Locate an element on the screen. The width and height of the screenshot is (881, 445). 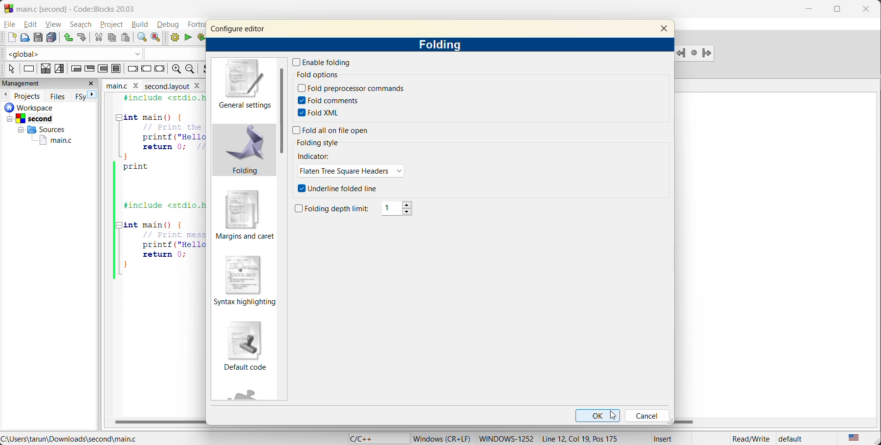
files is located at coordinates (59, 98).